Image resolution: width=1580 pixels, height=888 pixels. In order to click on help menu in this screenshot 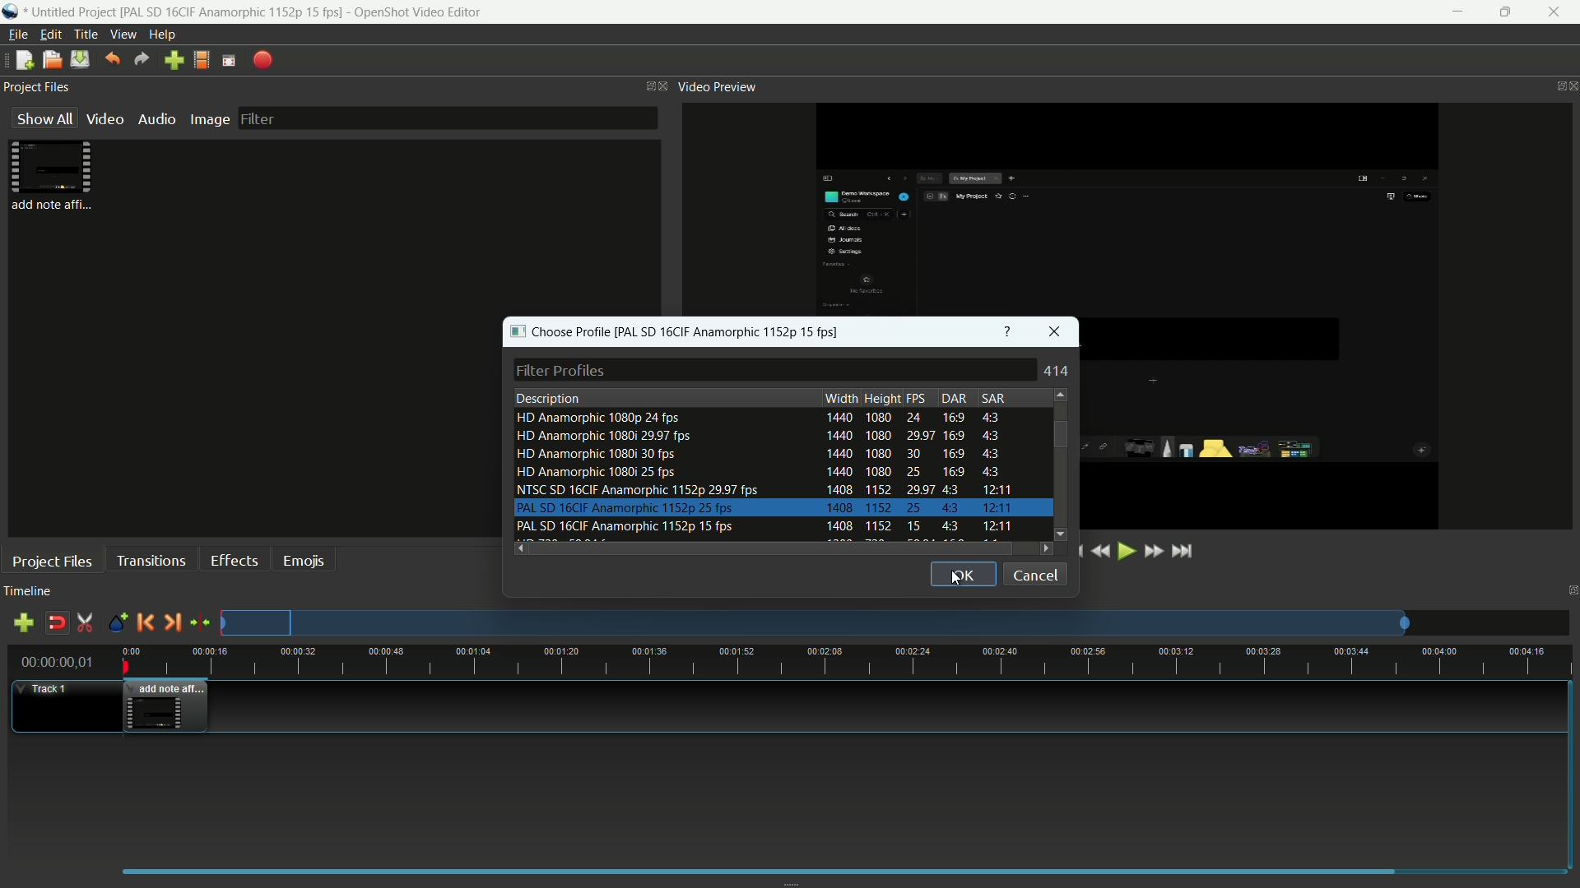, I will do `click(164, 33)`.